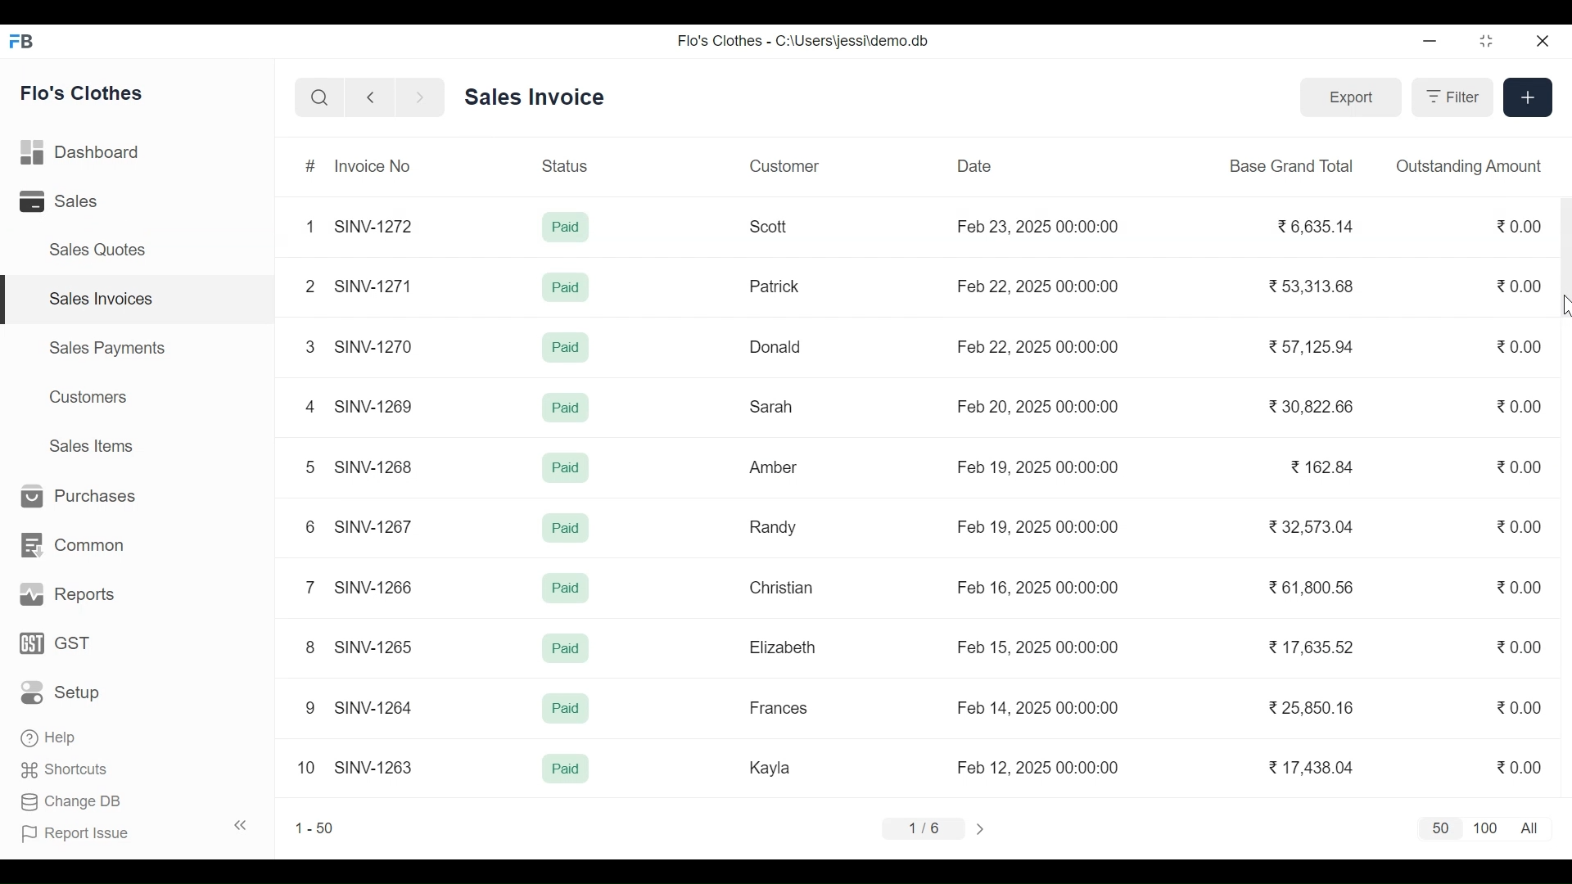 This screenshot has height=884, width=1572. I want to click on Shortcuts, so click(65, 773).